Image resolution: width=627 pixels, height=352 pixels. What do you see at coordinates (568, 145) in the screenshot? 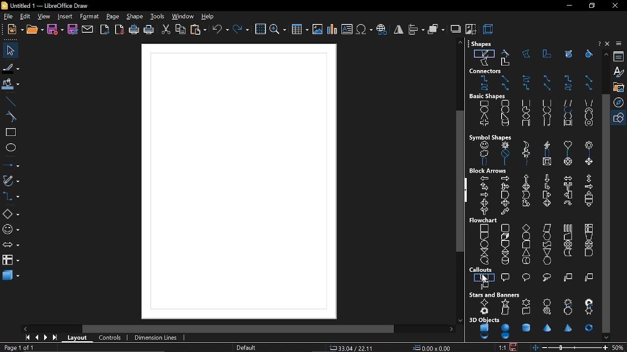
I see `heart` at bounding box center [568, 145].